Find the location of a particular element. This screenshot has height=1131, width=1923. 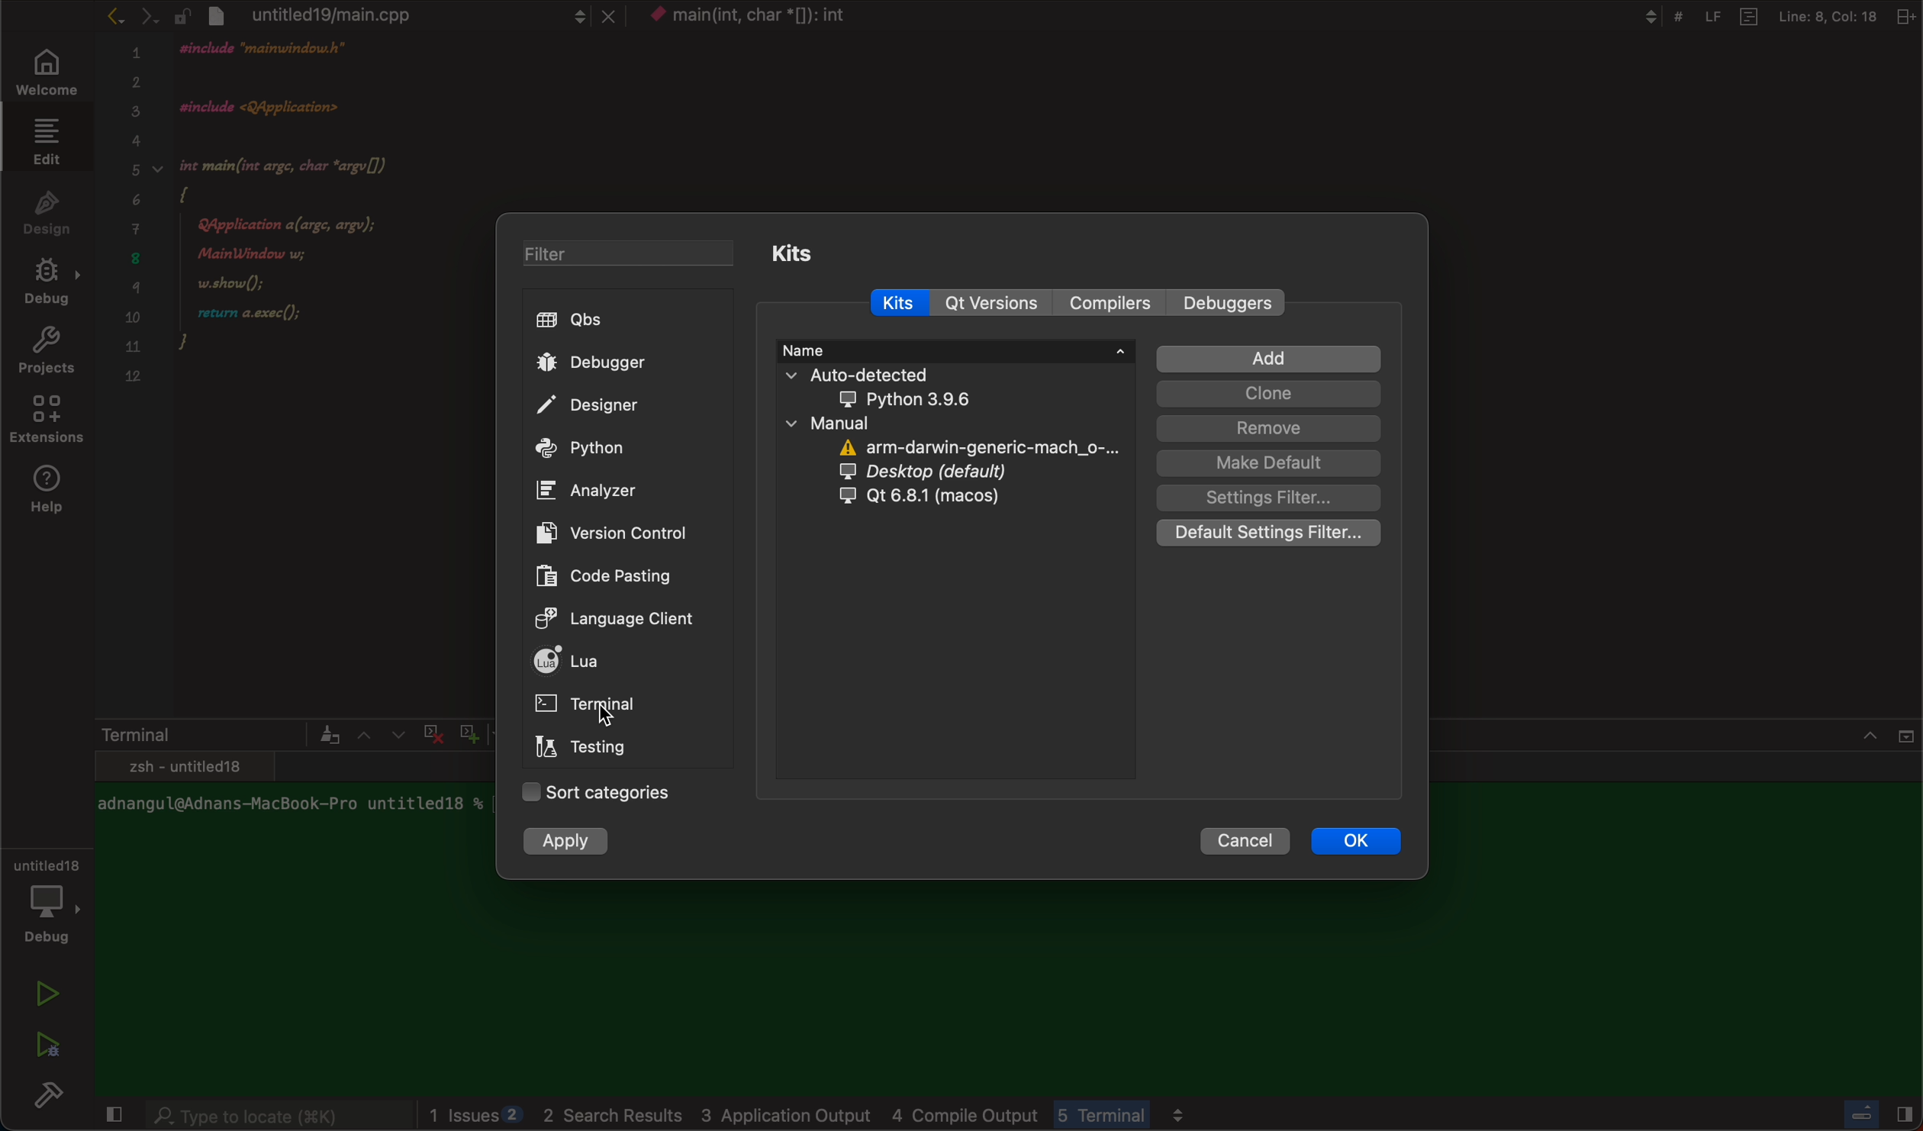

code pasting is located at coordinates (593, 575).